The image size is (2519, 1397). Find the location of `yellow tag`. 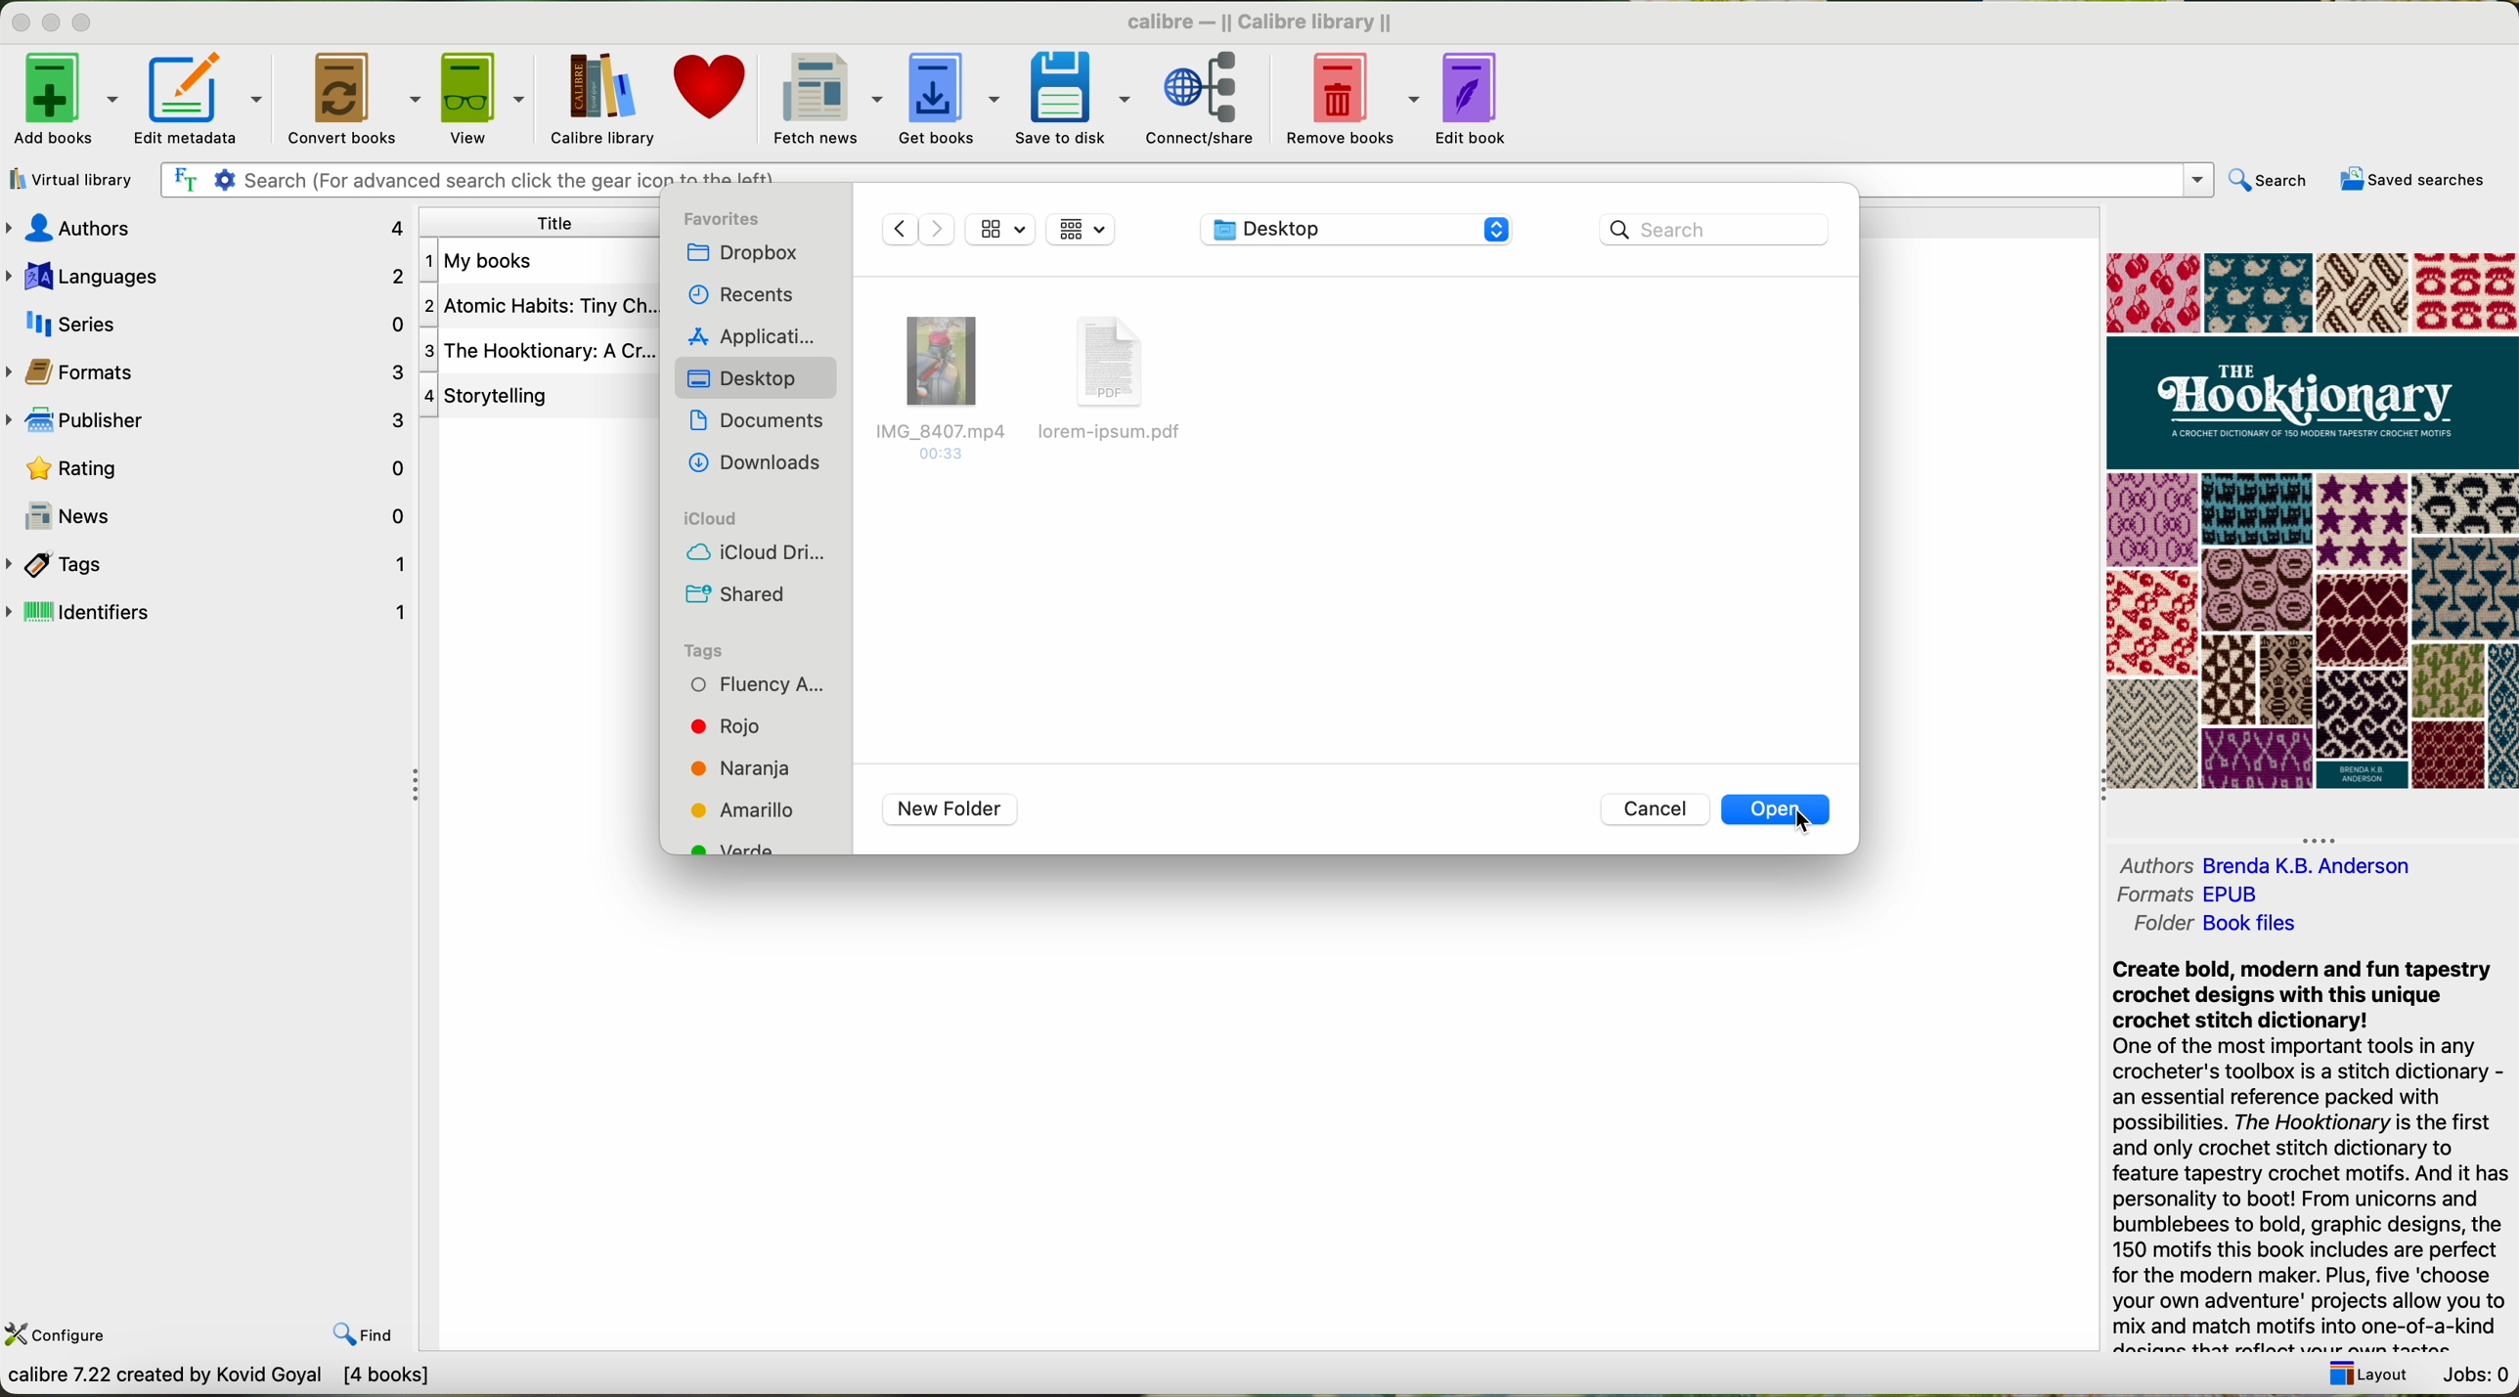

yellow tag is located at coordinates (743, 809).